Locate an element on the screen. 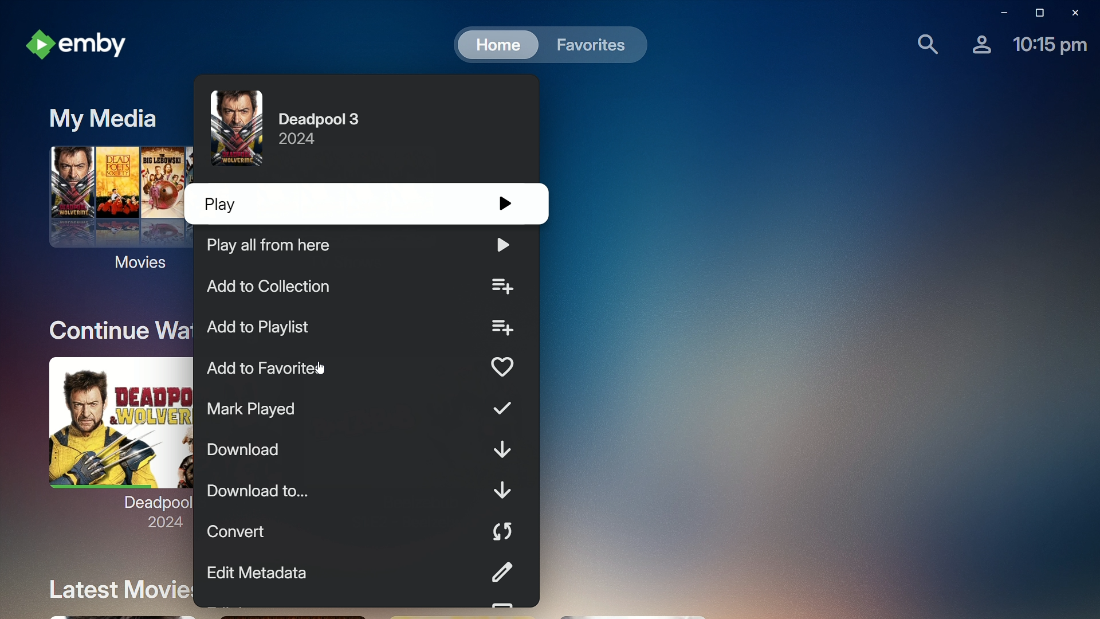 The image size is (1100, 619). Add to collection is located at coordinates (365, 286).